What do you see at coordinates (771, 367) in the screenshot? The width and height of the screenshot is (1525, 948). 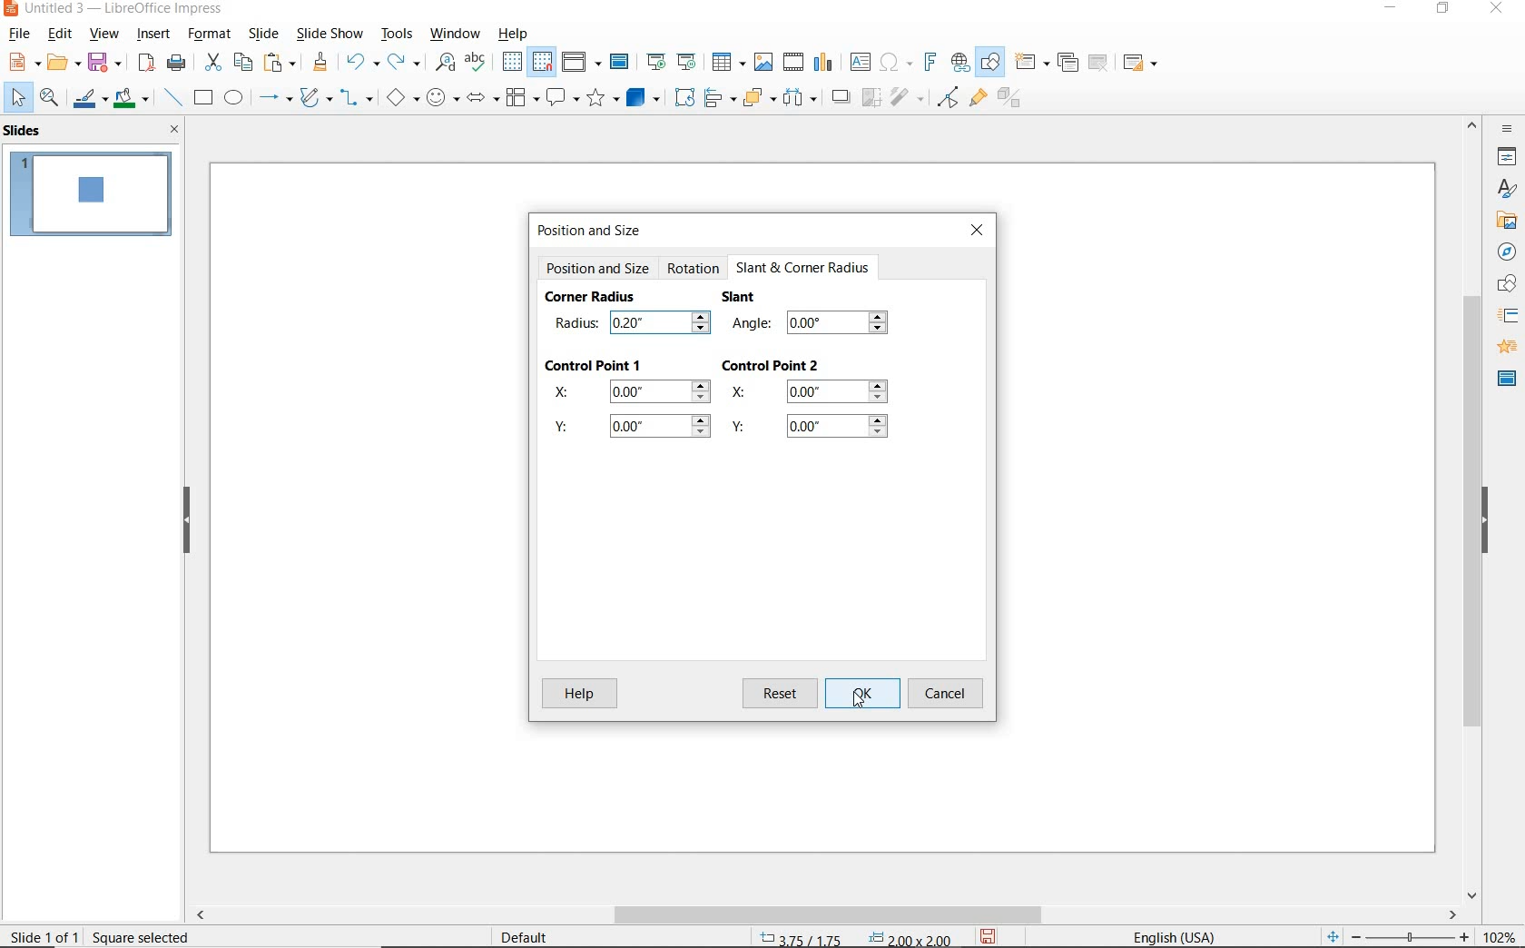 I see `CONTROL POINT 2` at bounding box center [771, 367].